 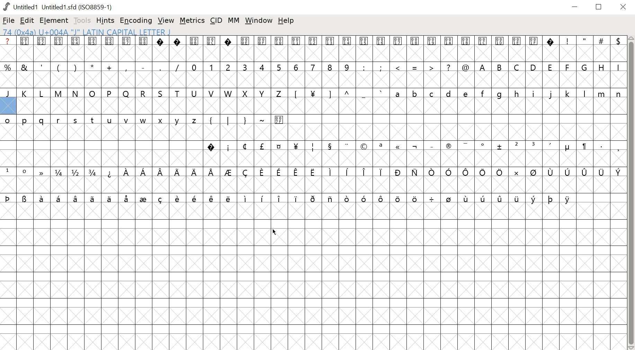 What do you see at coordinates (274, 232) in the screenshot?
I see `cursor` at bounding box center [274, 232].